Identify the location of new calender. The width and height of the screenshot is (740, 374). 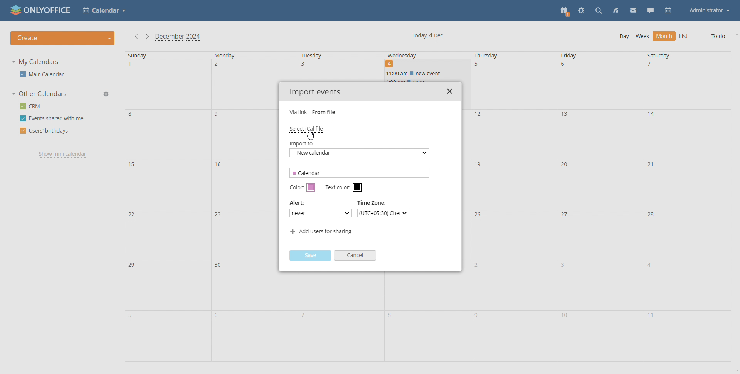
(360, 153).